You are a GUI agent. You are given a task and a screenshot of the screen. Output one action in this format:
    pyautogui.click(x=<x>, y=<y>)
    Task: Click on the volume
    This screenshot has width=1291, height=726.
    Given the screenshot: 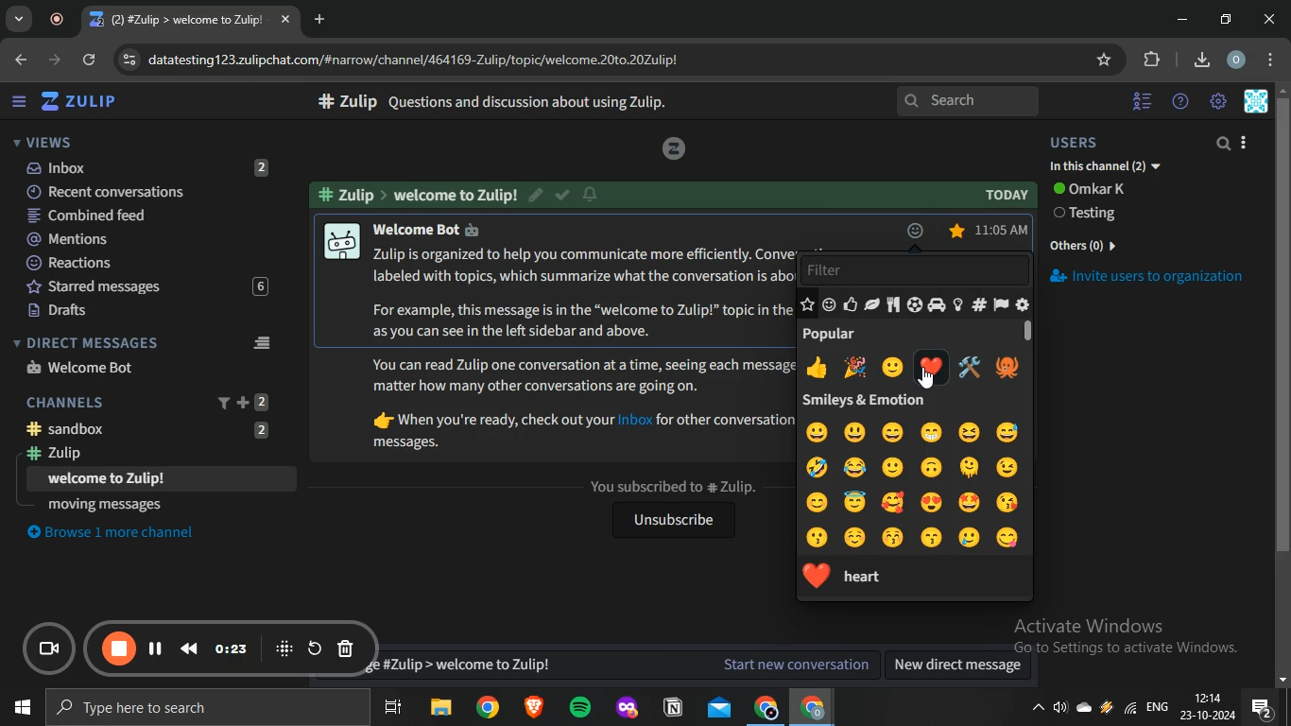 What is the action you would take?
    pyautogui.click(x=1061, y=711)
    